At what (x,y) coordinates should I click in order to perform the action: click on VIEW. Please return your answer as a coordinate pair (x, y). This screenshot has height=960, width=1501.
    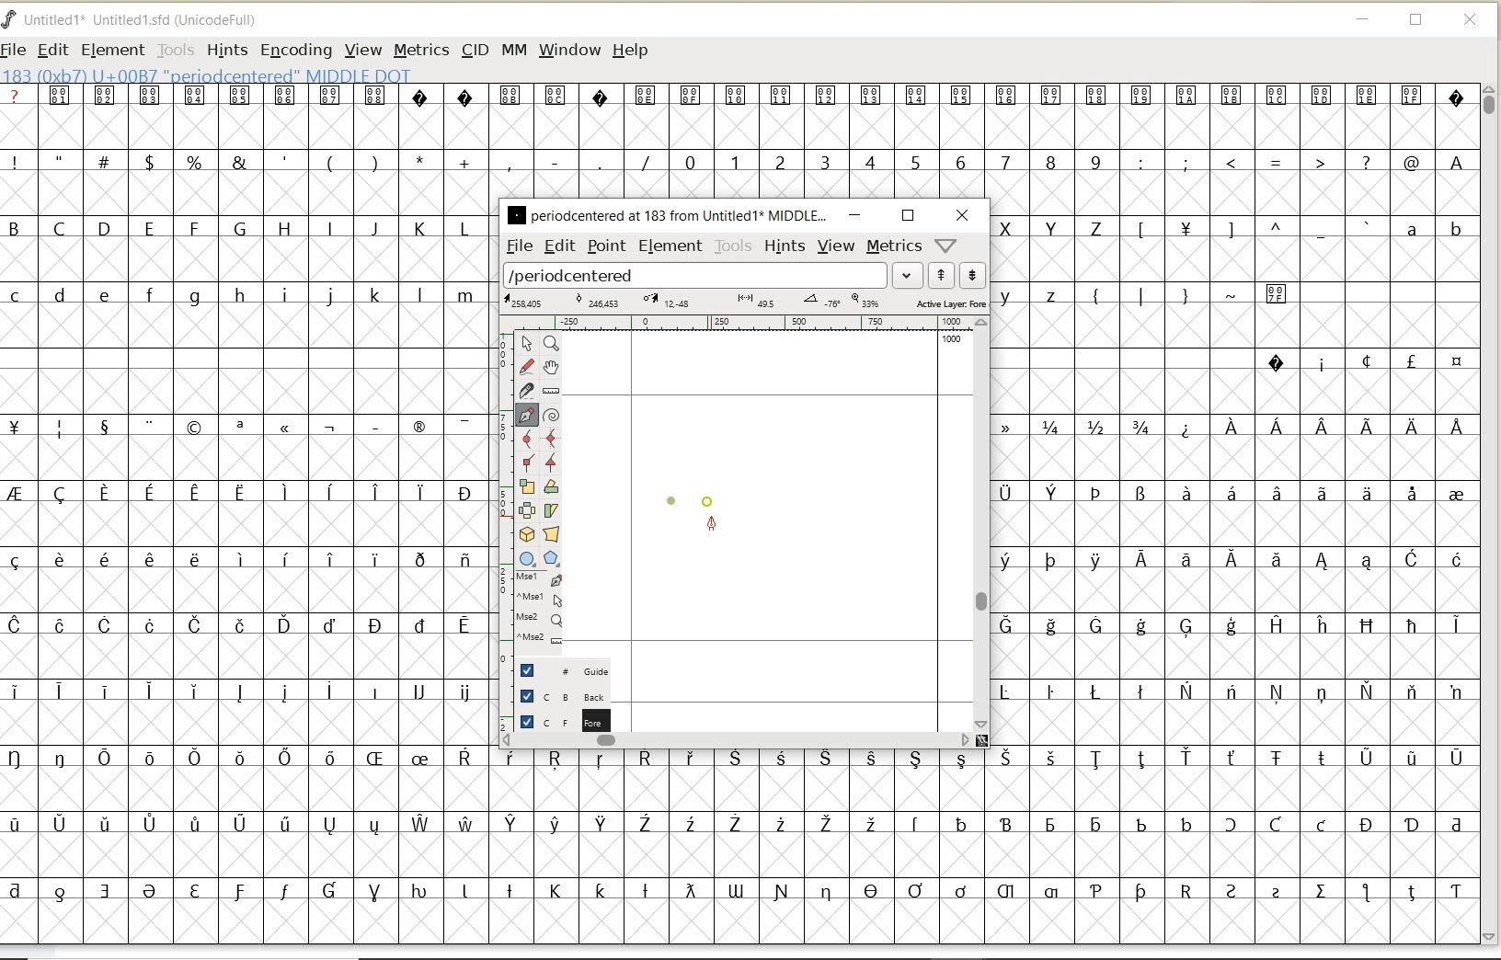
    Looking at the image, I should click on (363, 51).